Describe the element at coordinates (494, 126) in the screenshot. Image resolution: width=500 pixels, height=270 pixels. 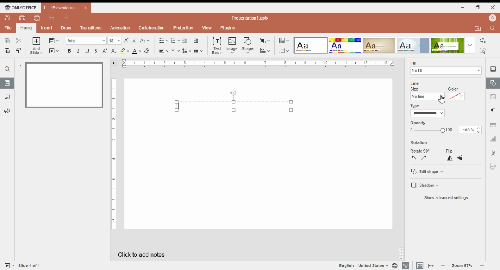
I see `table settings` at that location.